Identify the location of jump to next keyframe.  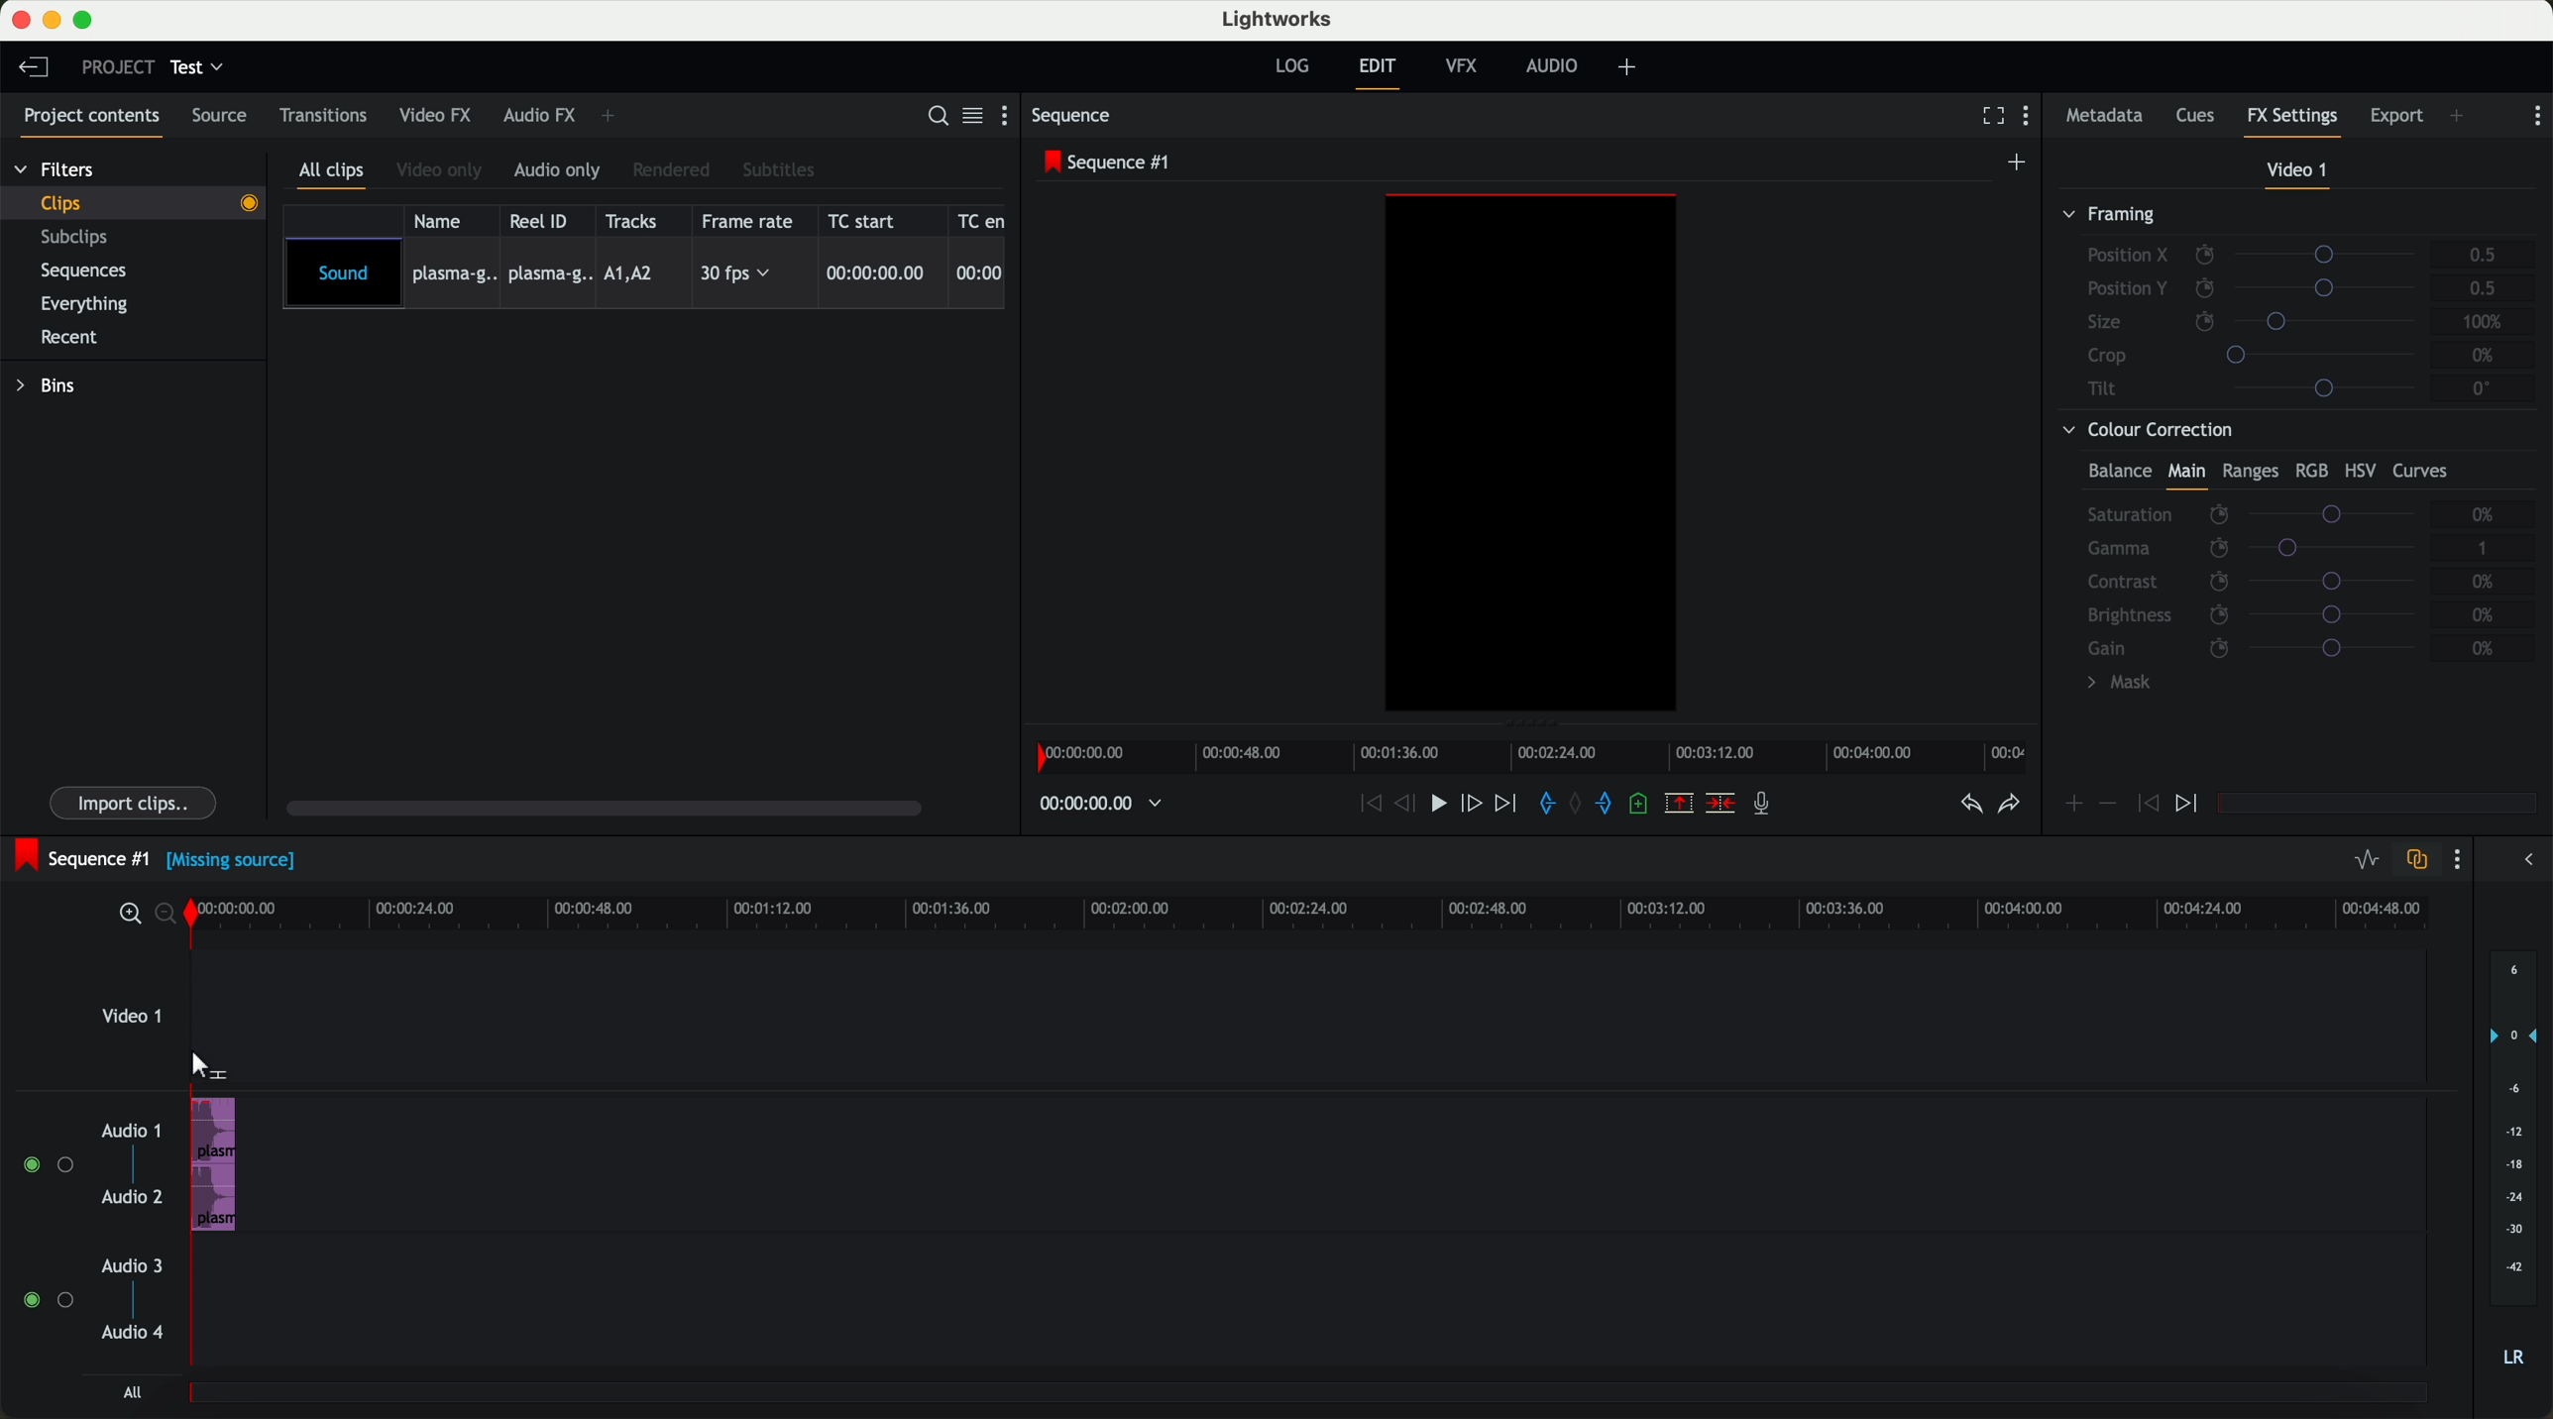
(2189, 805).